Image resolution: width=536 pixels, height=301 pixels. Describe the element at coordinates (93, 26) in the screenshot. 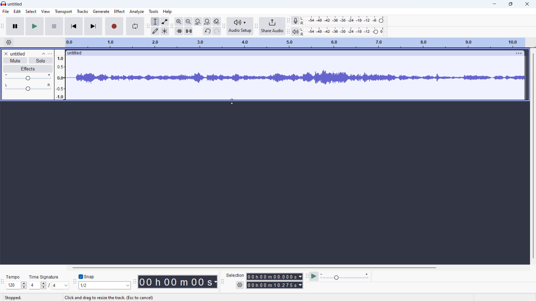

I see `skip to end` at that location.